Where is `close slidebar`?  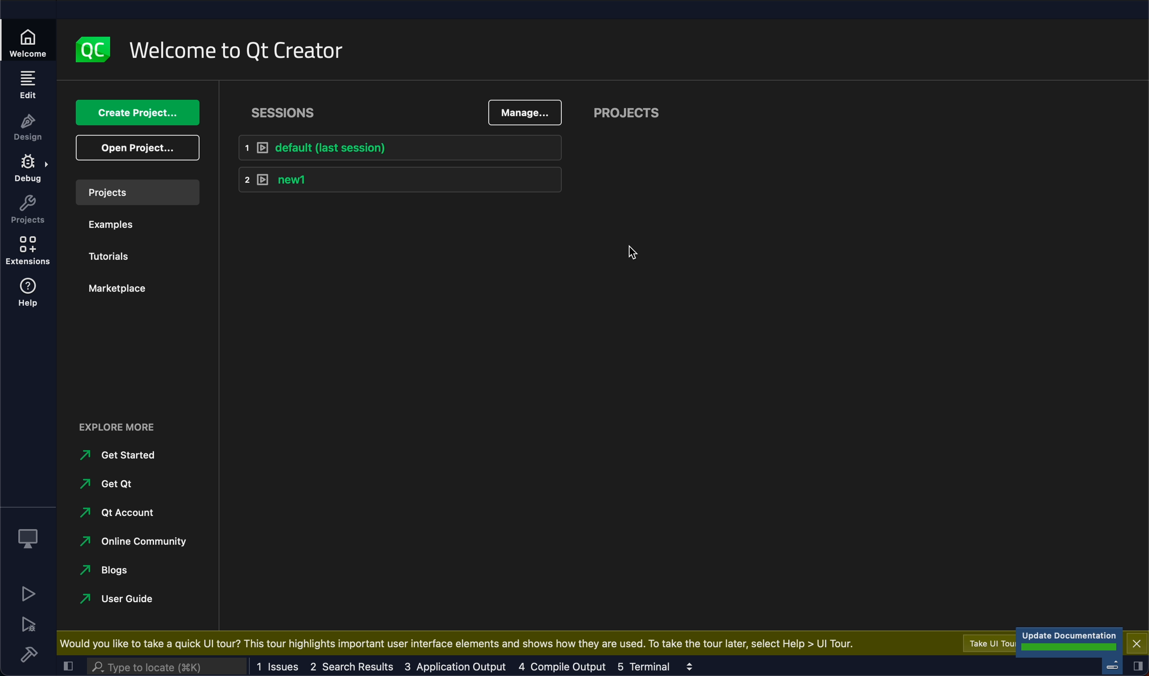
close slidebar is located at coordinates (1138, 666).